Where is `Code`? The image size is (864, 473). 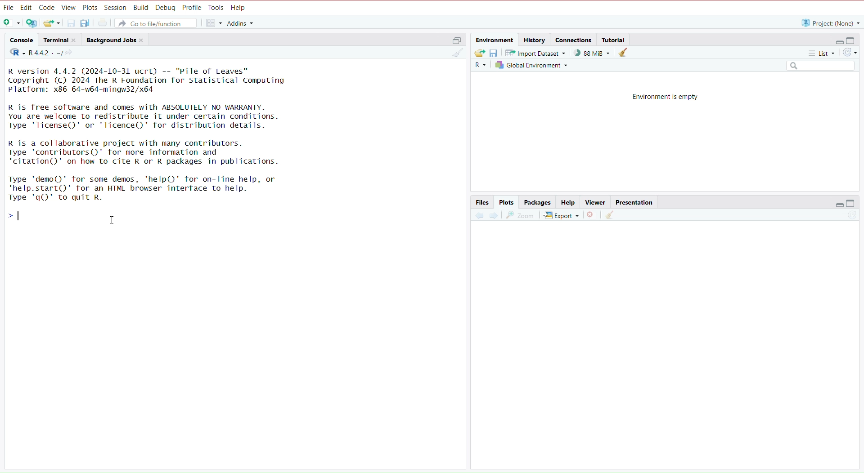
Code is located at coordinates (48, 7).